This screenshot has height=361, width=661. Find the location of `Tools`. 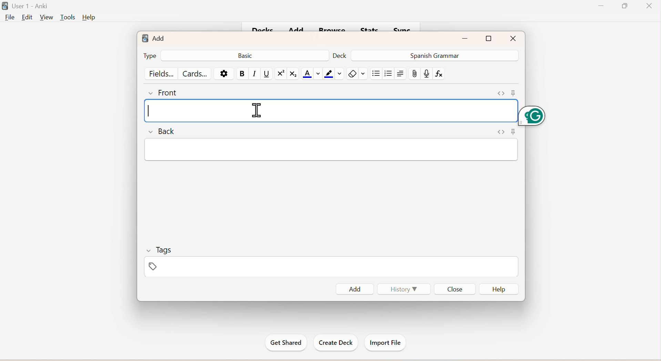

Tools is located at coordinates (66, 18).